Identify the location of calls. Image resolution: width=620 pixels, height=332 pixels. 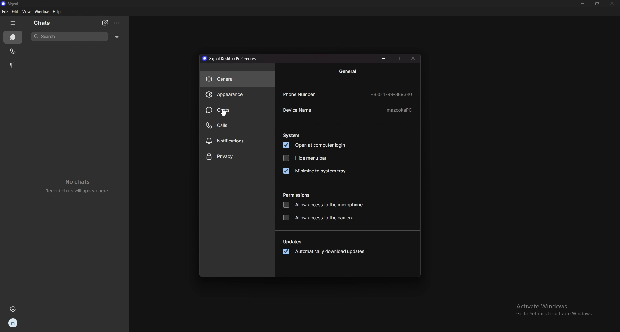
(13, 51).